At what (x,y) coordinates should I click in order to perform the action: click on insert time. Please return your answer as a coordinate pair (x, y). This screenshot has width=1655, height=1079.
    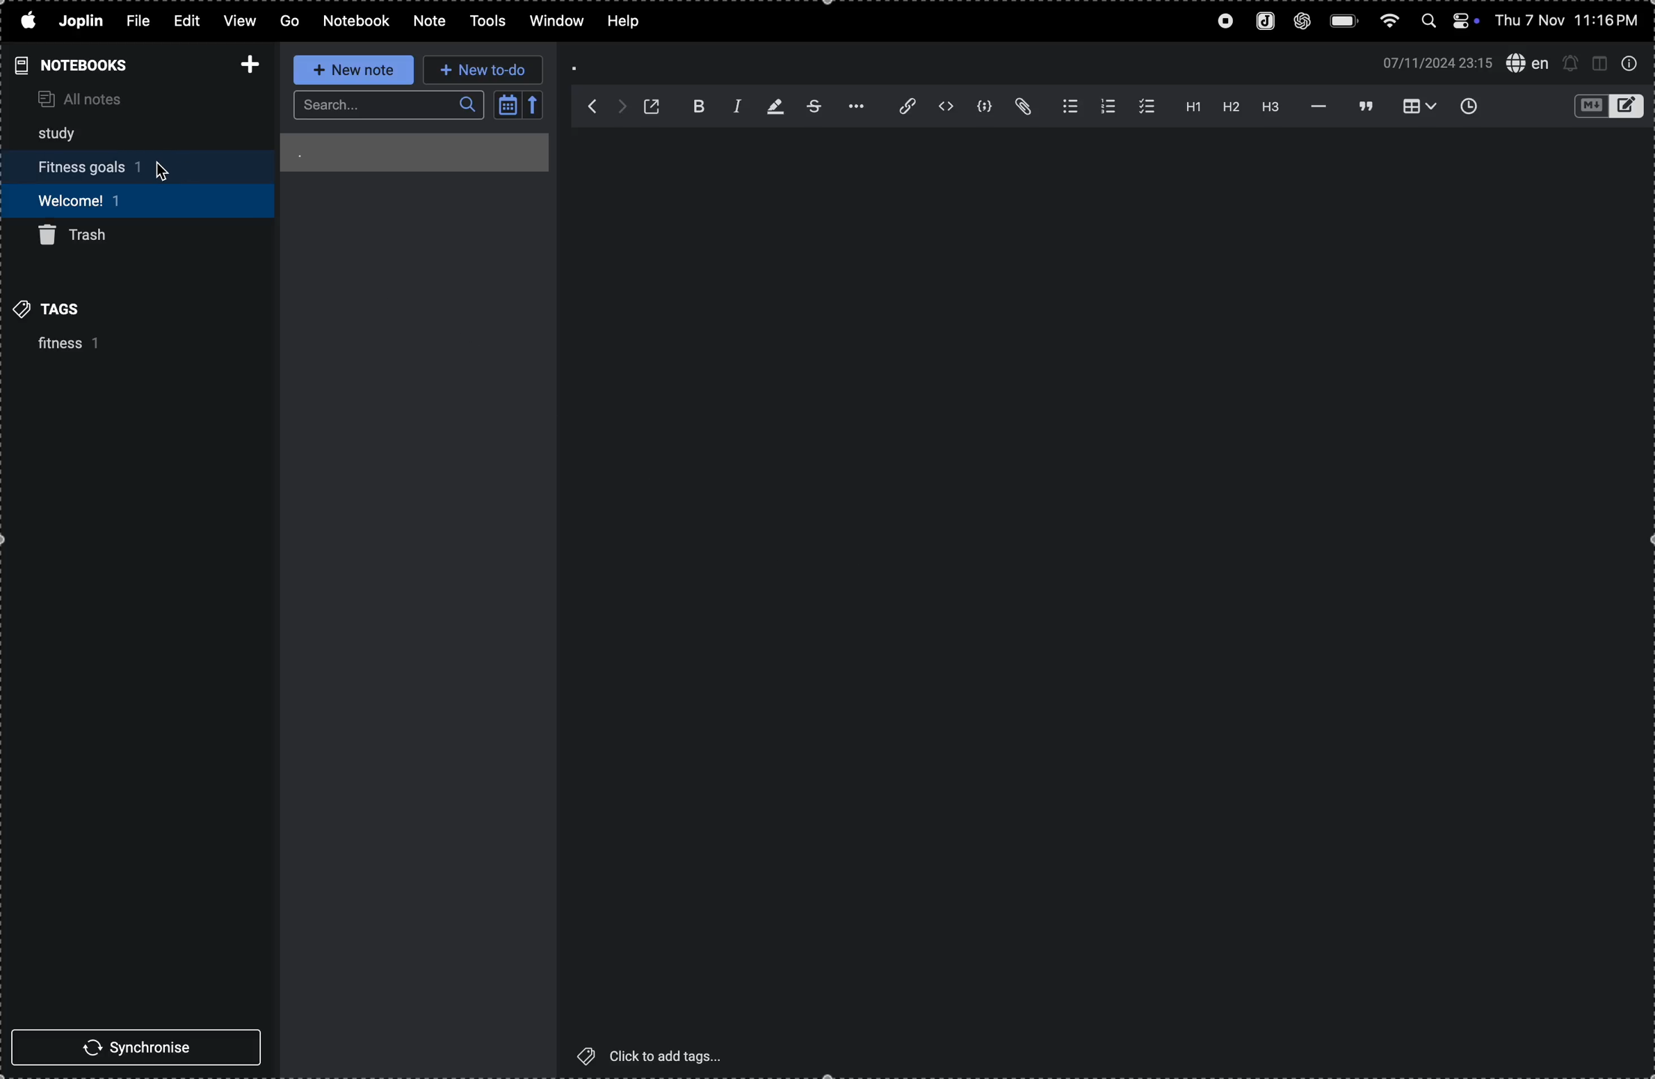
    Looking at the image, I should click on (1474, 106).